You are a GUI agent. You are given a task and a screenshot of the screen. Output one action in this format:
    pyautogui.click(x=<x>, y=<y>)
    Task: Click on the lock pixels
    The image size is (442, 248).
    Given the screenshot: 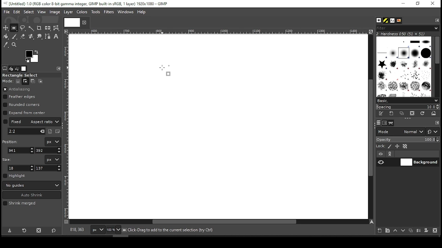 What is the action you would take?
    pyautogui.click(x=391, y=146)
    